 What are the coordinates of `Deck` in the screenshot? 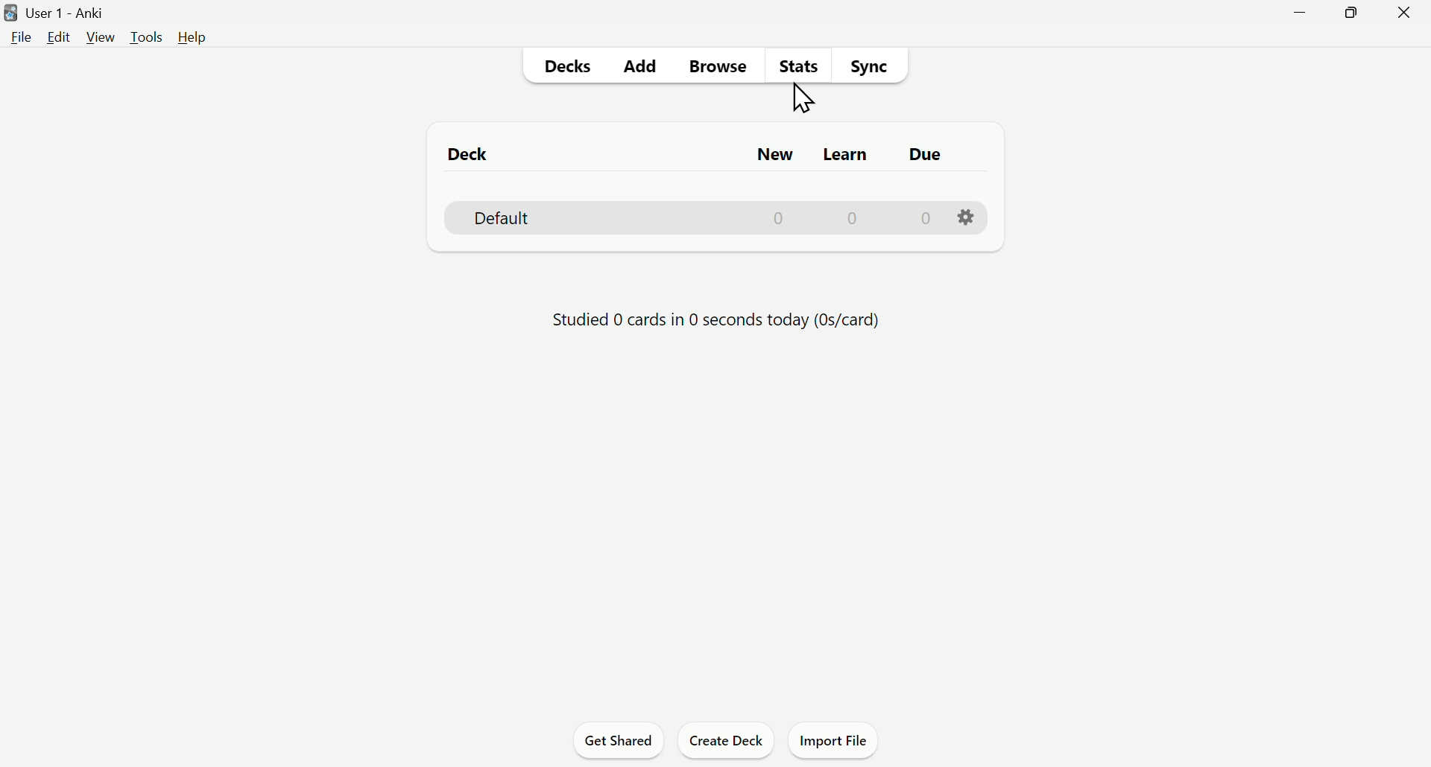 It's located at (470, 154).